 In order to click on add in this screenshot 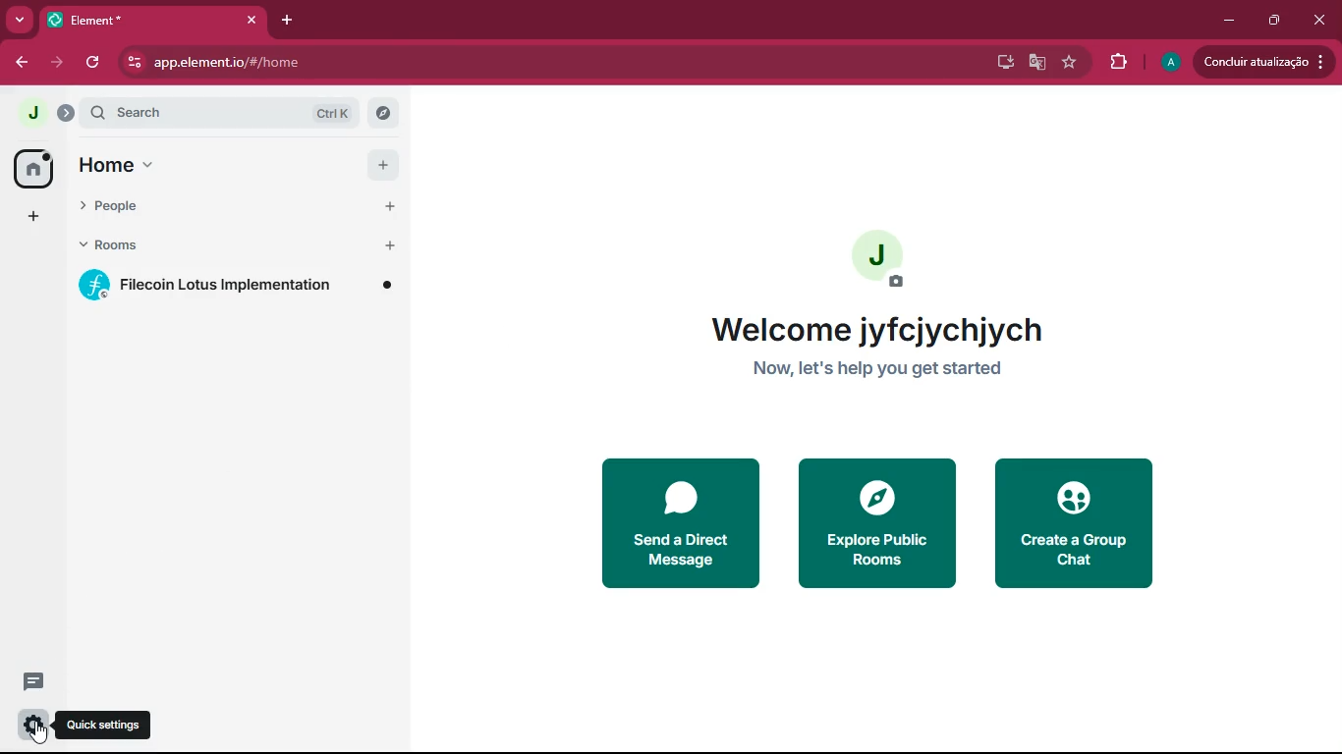, I will do `click(29, 219)`.